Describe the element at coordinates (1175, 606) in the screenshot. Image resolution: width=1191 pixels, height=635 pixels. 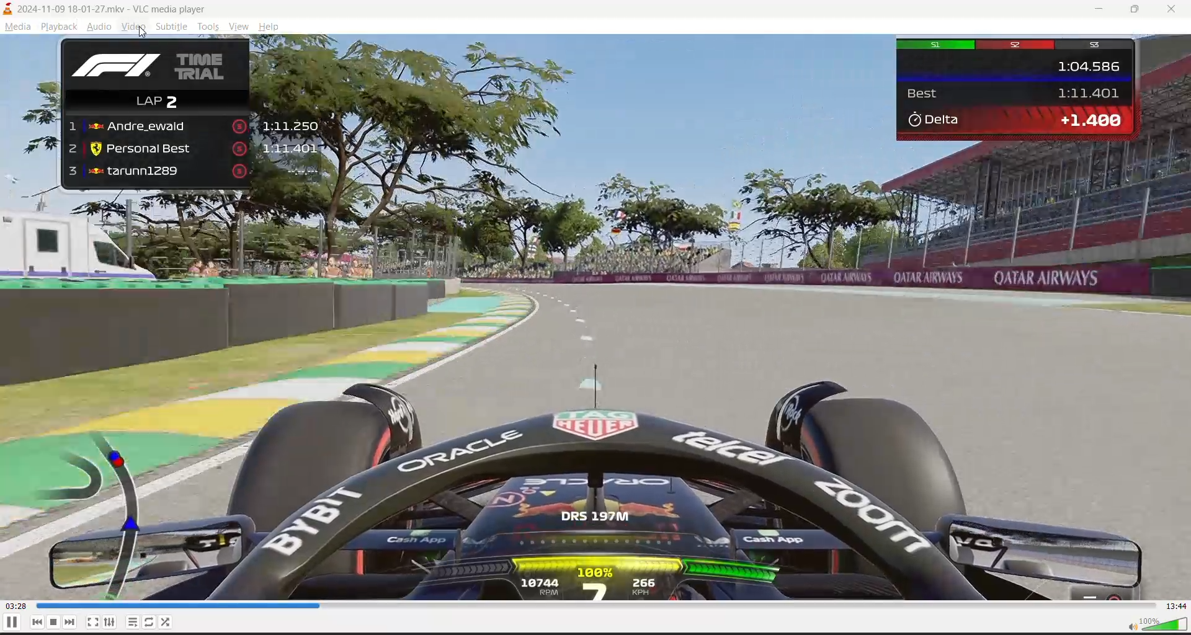
I see `total run time` at that location.